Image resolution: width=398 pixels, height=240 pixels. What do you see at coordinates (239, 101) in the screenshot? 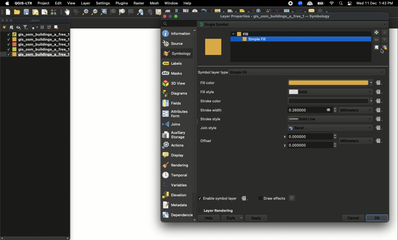
I see `Stroke color` at bounding box center [239, 101].